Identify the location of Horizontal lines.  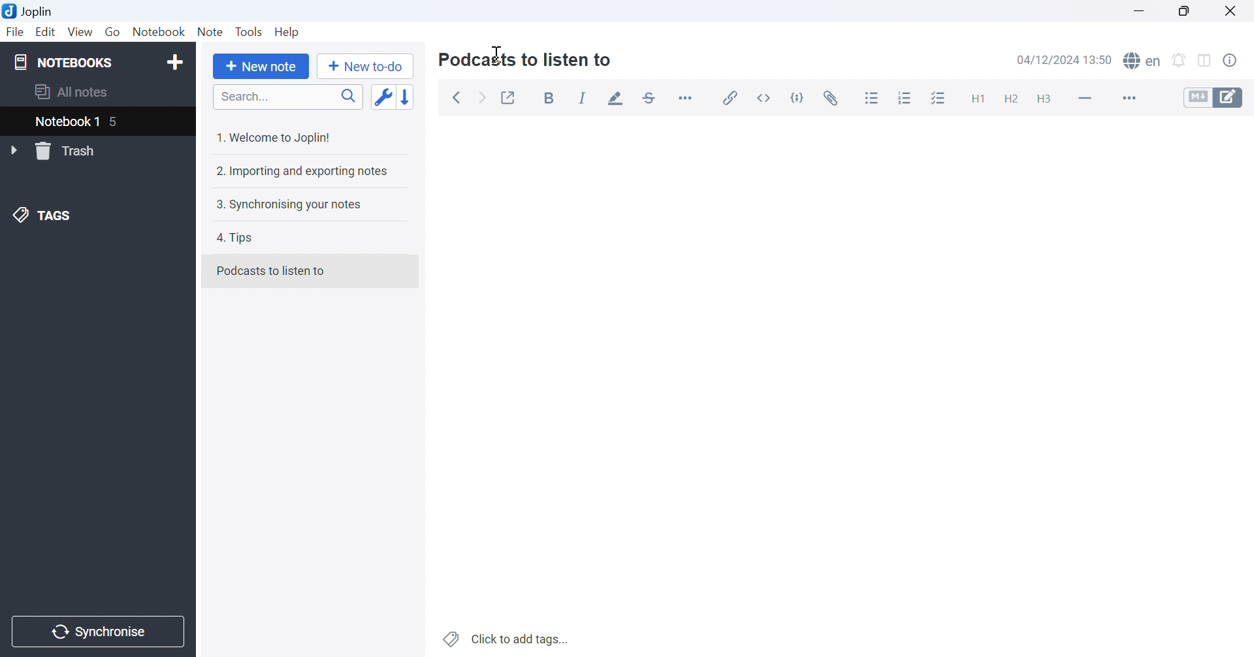
(1085, 97).